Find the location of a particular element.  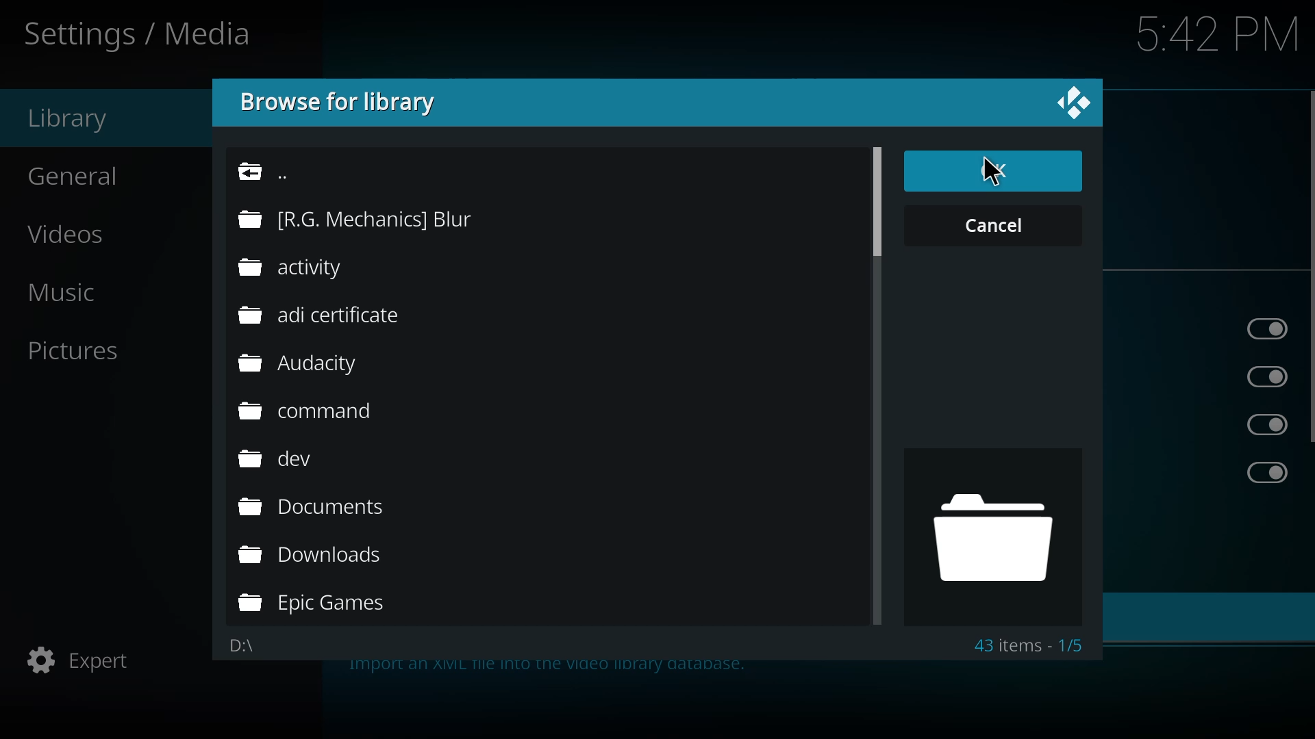

settings media is located at coordinates (141, 34).